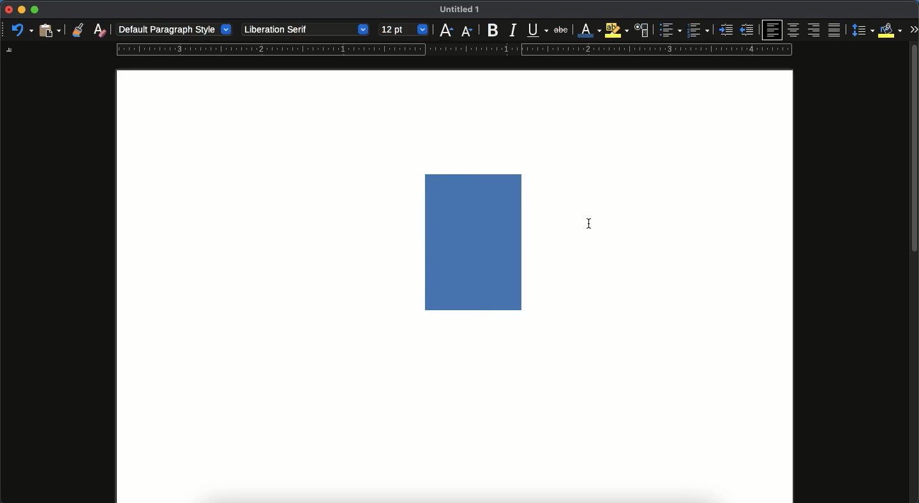 Image resolution: width=919 pixels, height=503 pixels. Describe the element at coordinates (890, 29) in the screenshot. I see `fill color ` at that location.